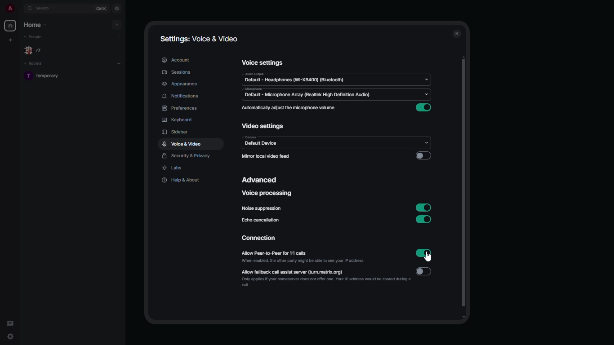 This screenshot has width=614, height=345. Describe the element at coordinates (45, 9) in the screenshot. I see `search` at that location.